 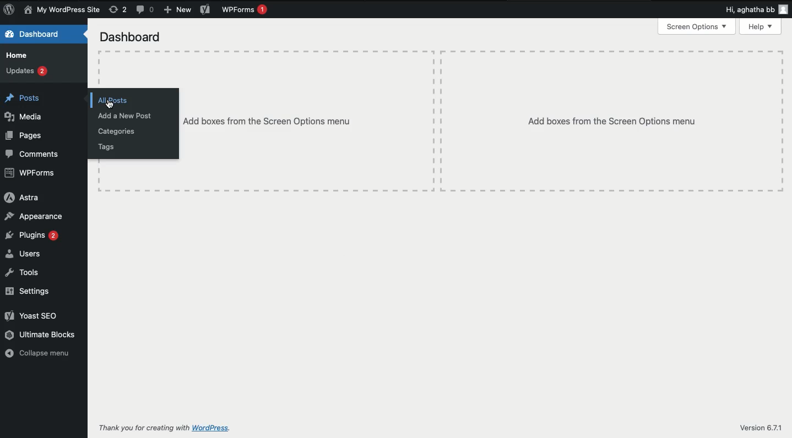 What do you see at coordinates (40, 335) in the screenshot?
I see `Ultimate blocks` at bounding box center [40, 335].